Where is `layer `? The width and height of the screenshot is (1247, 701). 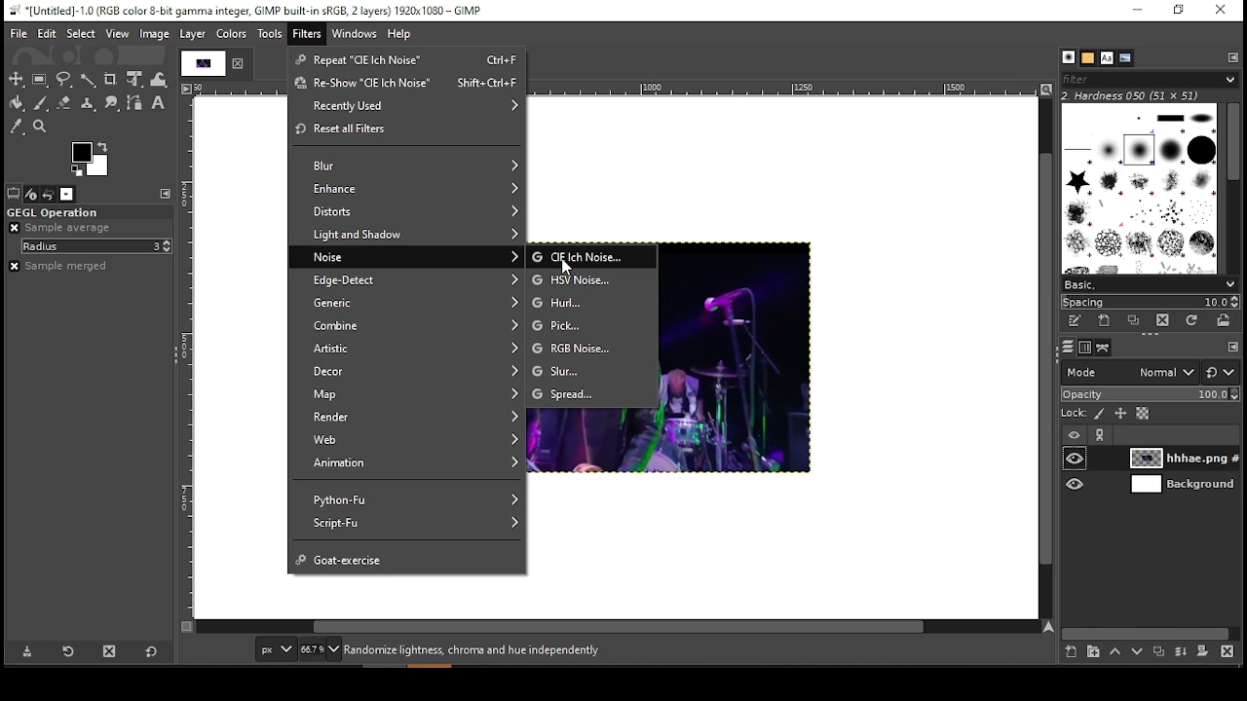
layer  is located at coordinates (1172, 459).